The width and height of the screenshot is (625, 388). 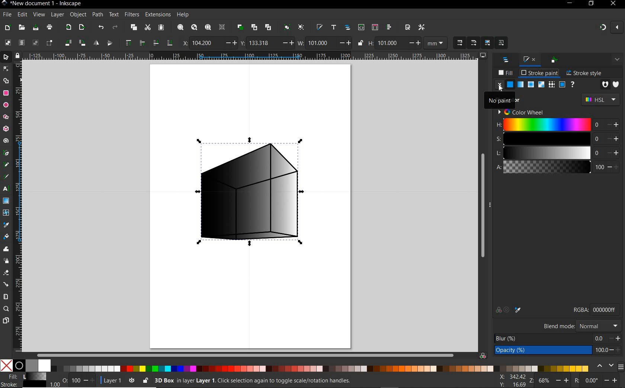 What do you see at coordinates (6, 94) in the screenshot?
I see `RECTANGLE TOOL` at bounding box center [6, 94].